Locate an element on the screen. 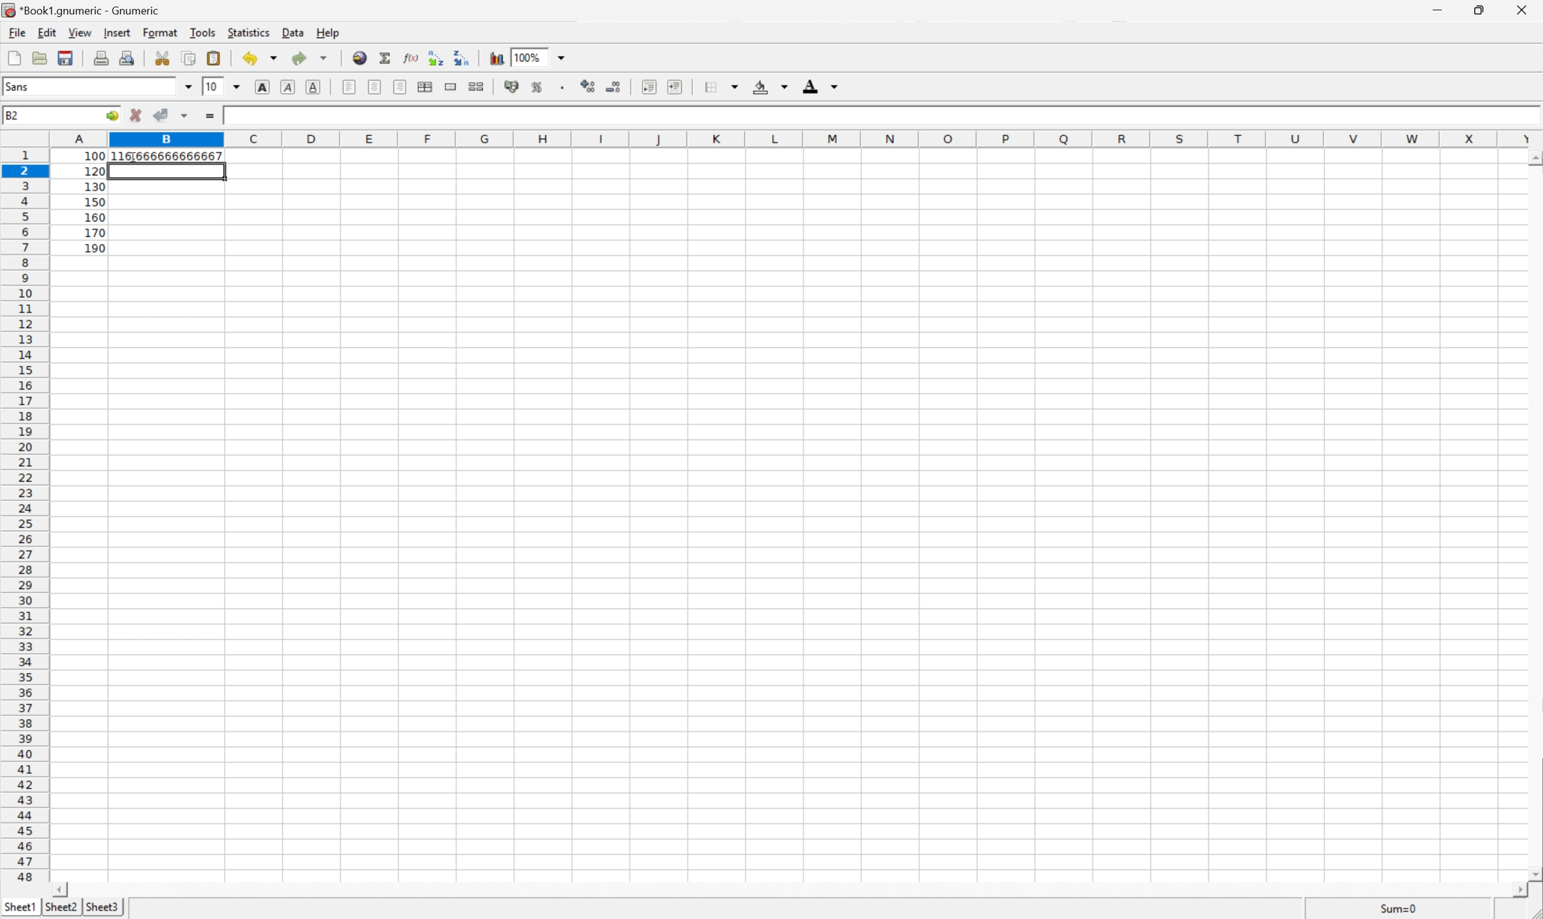 This screenshot has width=1543, height=919. Insert hyperlink is located at coordinates (358, 58).